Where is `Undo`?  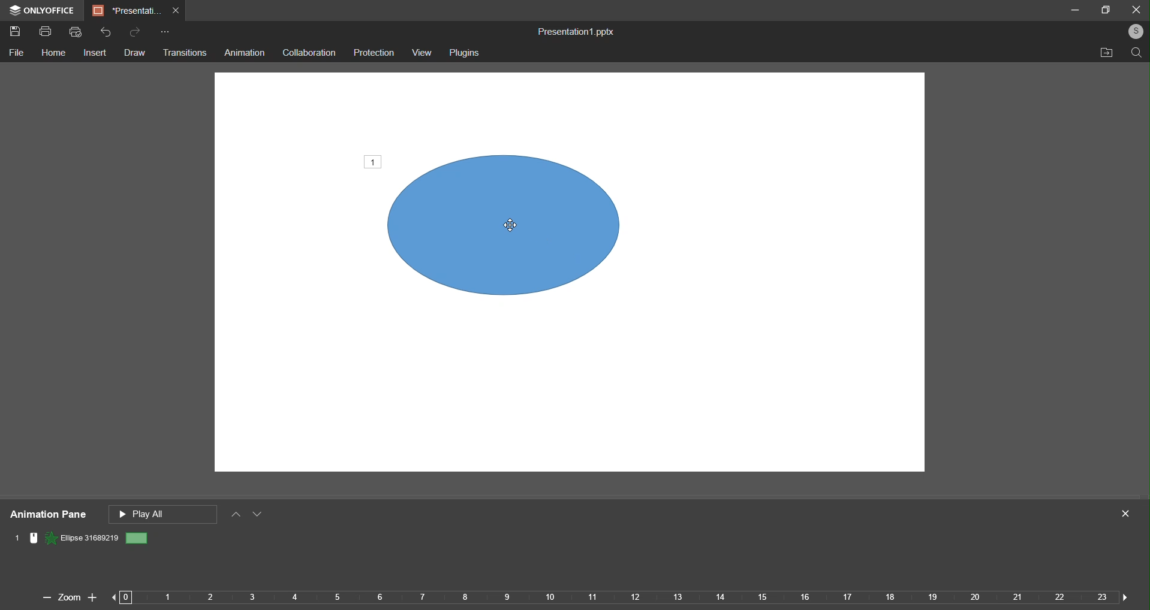
Undo is located at coordinates (107, 33).